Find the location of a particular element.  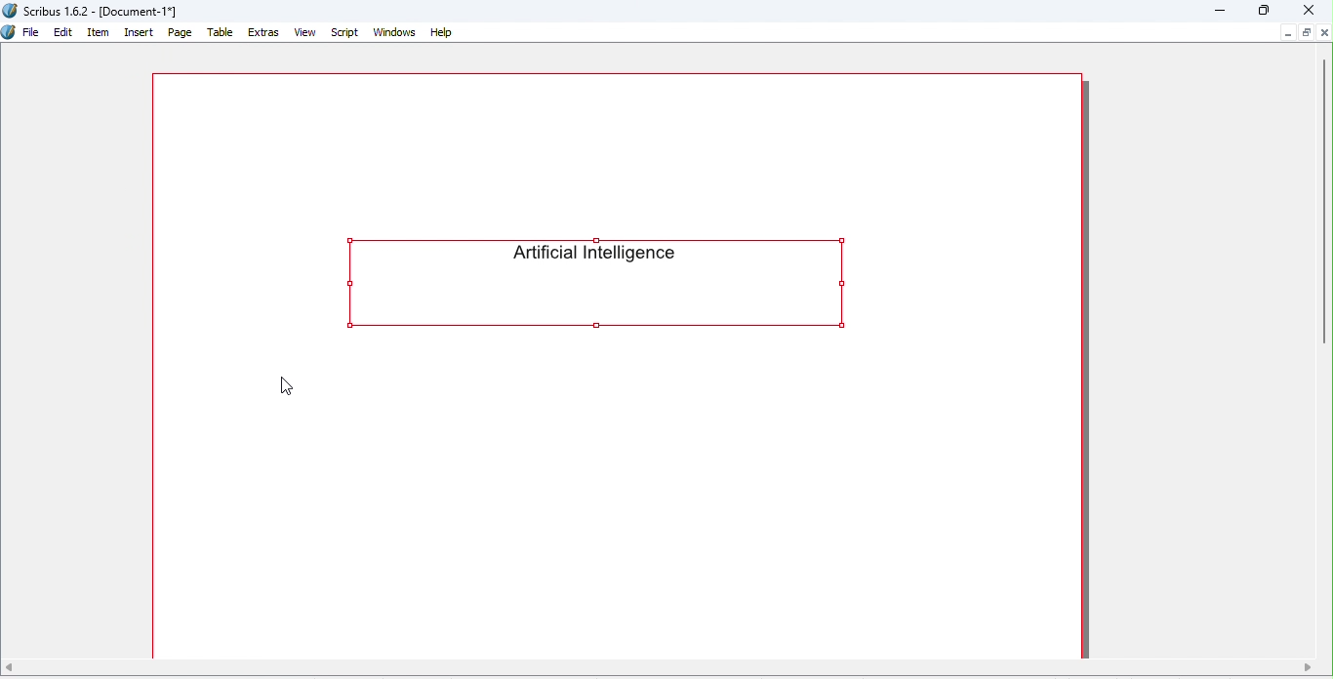

Page is located at coordinates (182, 32).